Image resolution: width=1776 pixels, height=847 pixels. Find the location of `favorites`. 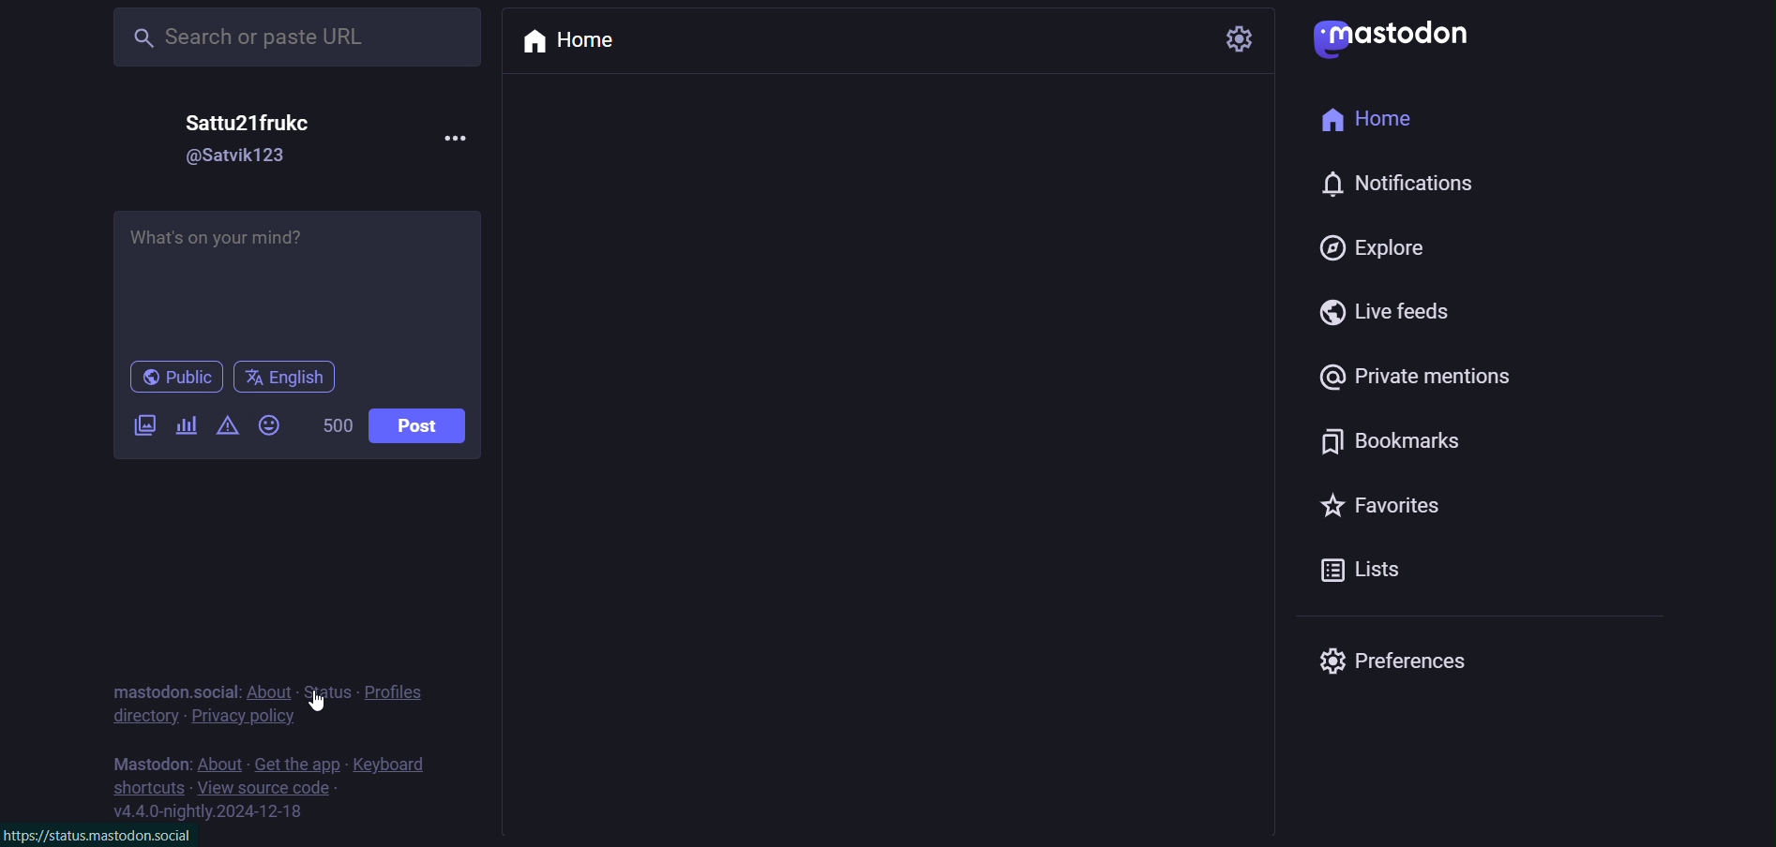

favorites is located at coordinates (1374, 505).